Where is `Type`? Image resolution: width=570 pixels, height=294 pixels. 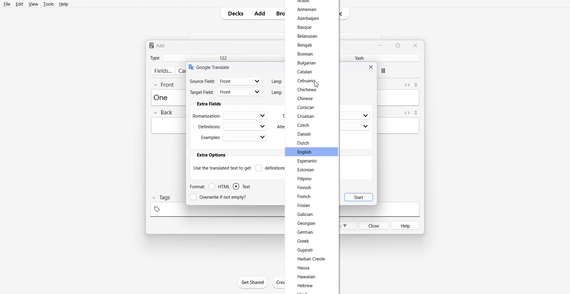
Type is located at coordinates (155, 58).